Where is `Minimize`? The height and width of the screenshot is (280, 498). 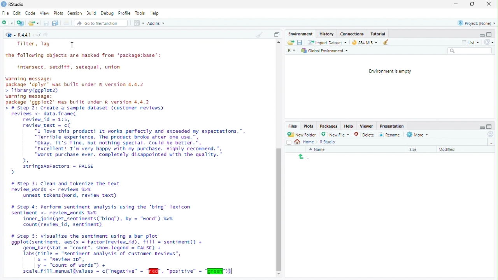 Minimize is located at coordinates (482, 127).